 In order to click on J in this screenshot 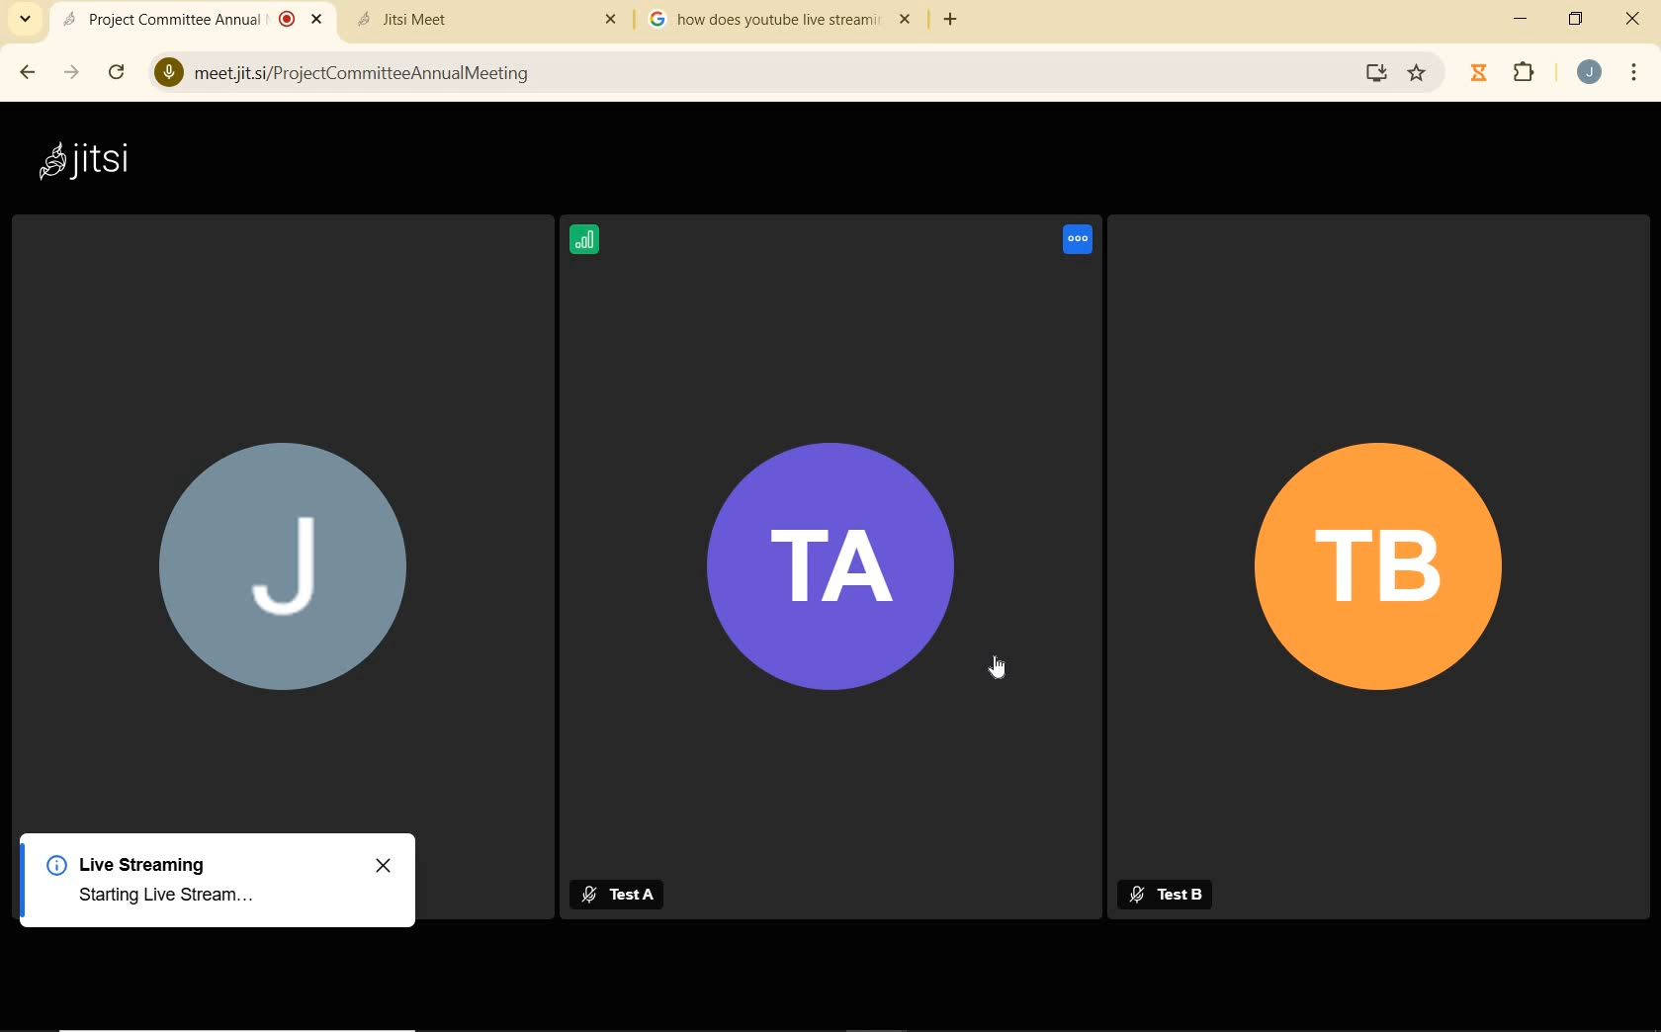, I will do `click(284, 570)`.